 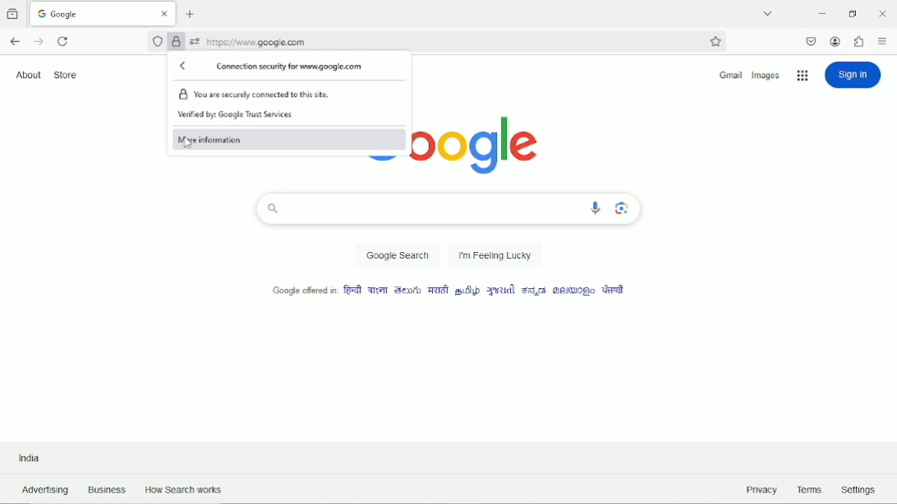 What do you see at coordinates (853, 13) in the screenshot?
I see `Restore down` at bounding box center [853, 13].